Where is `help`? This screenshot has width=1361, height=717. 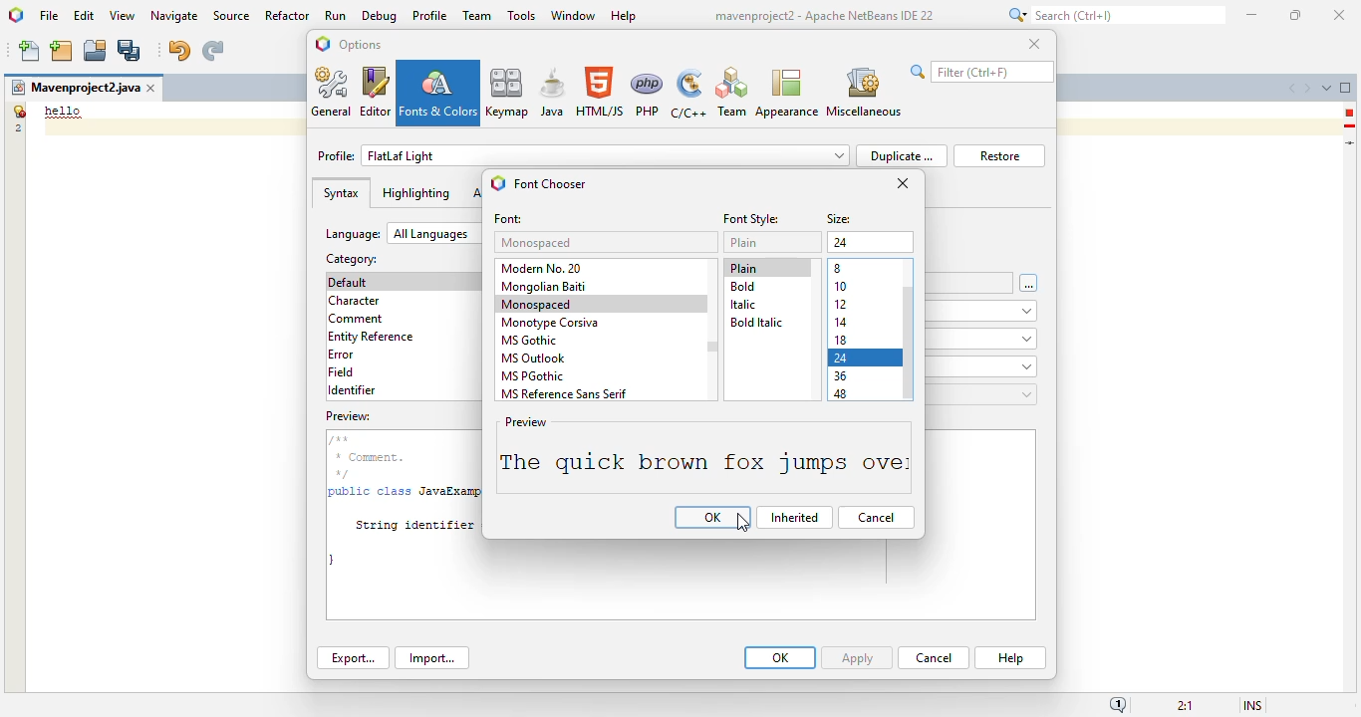 help is located at coordinates (1011, 658).